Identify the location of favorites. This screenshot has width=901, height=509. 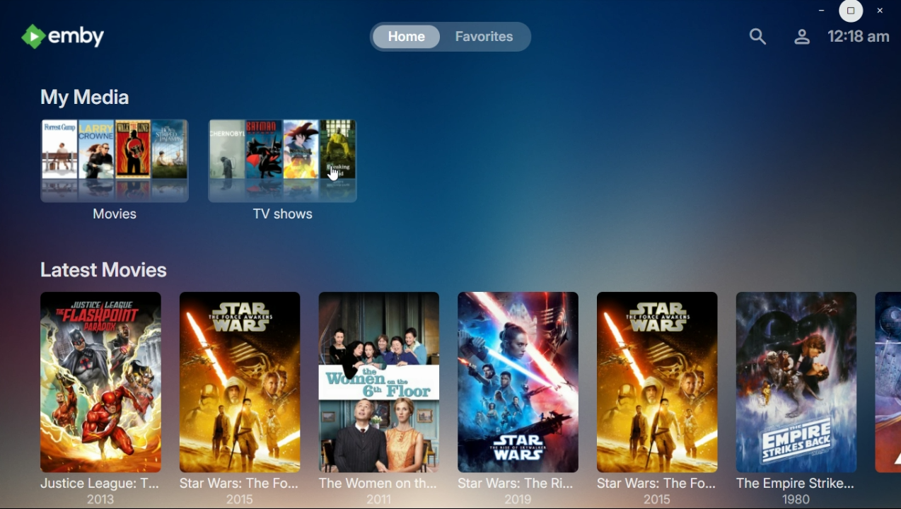
(489, 37).